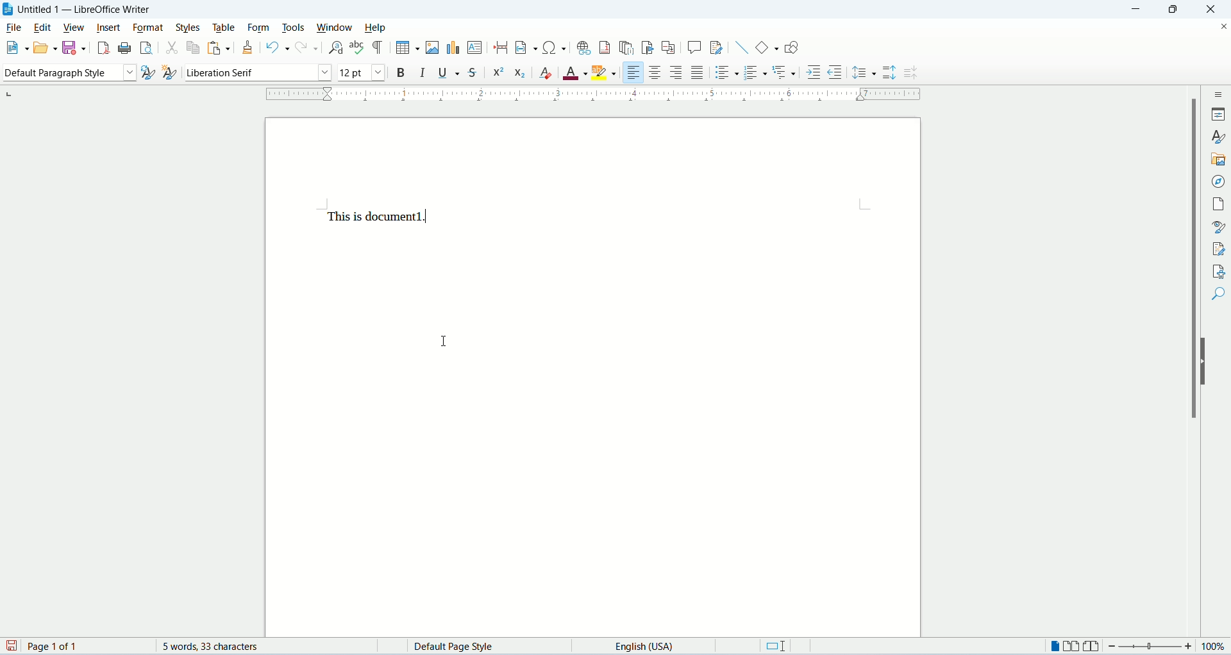 The width and height of the screenshot is (1231, 655). Describe the element at coordinates (378, 48) in the screenshot. I see `formatting marks` at that location.